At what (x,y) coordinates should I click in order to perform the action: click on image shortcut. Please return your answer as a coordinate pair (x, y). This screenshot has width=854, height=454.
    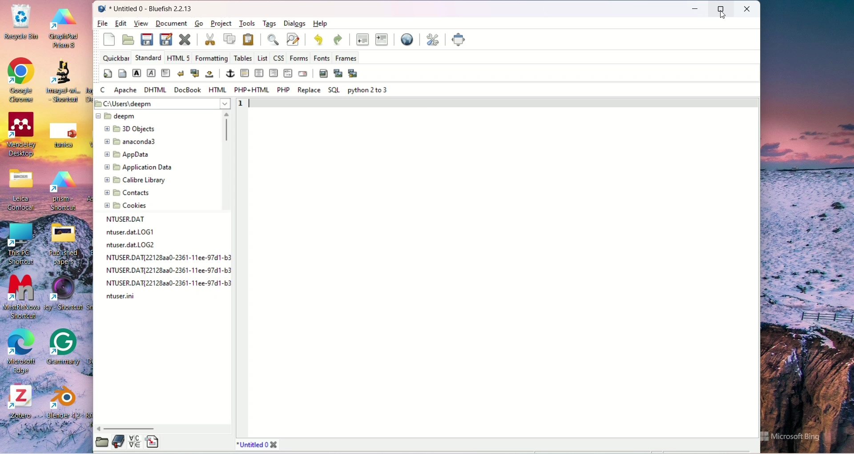
    Looking at the image, I should click on (61, 83).